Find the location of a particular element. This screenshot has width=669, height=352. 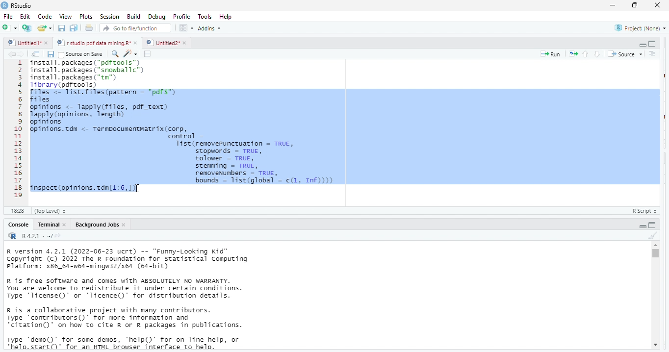

show document outline is located at coordinates (653, 54).